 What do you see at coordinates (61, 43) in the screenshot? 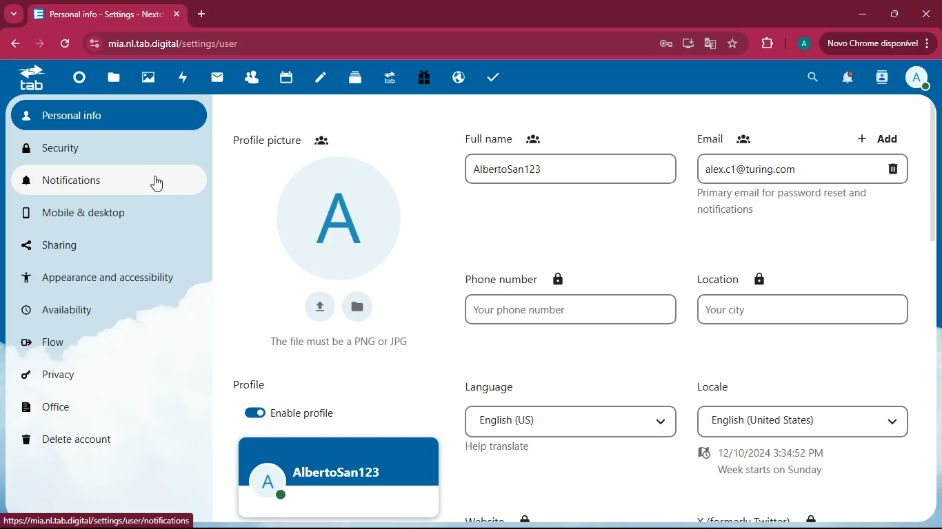
I see `refresh` at bounding box center [61, 43].